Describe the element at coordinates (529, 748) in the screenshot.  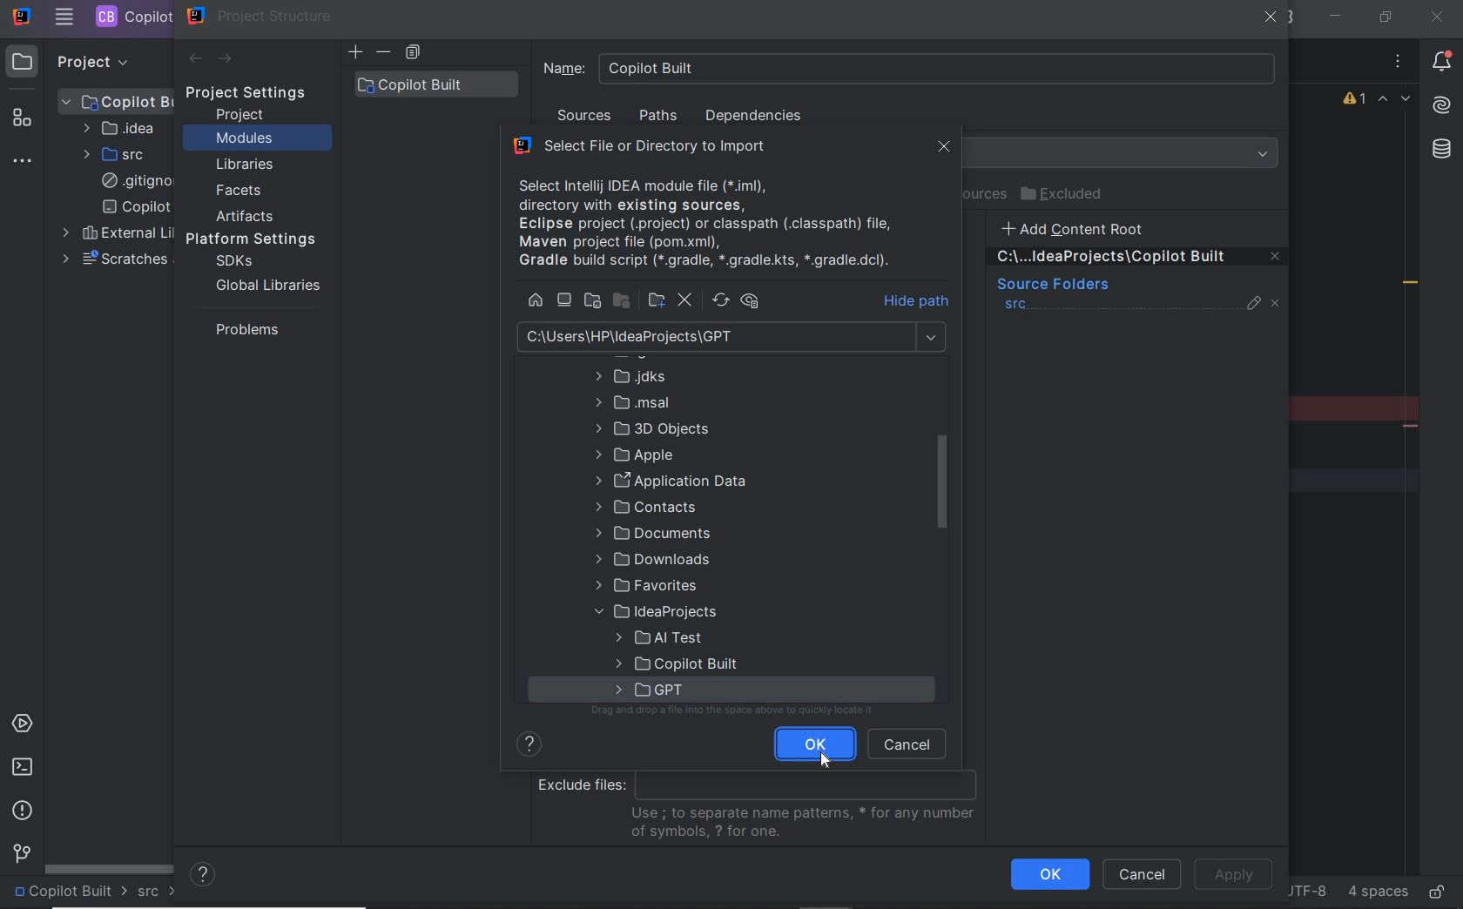
I see `show help contents` at that location.